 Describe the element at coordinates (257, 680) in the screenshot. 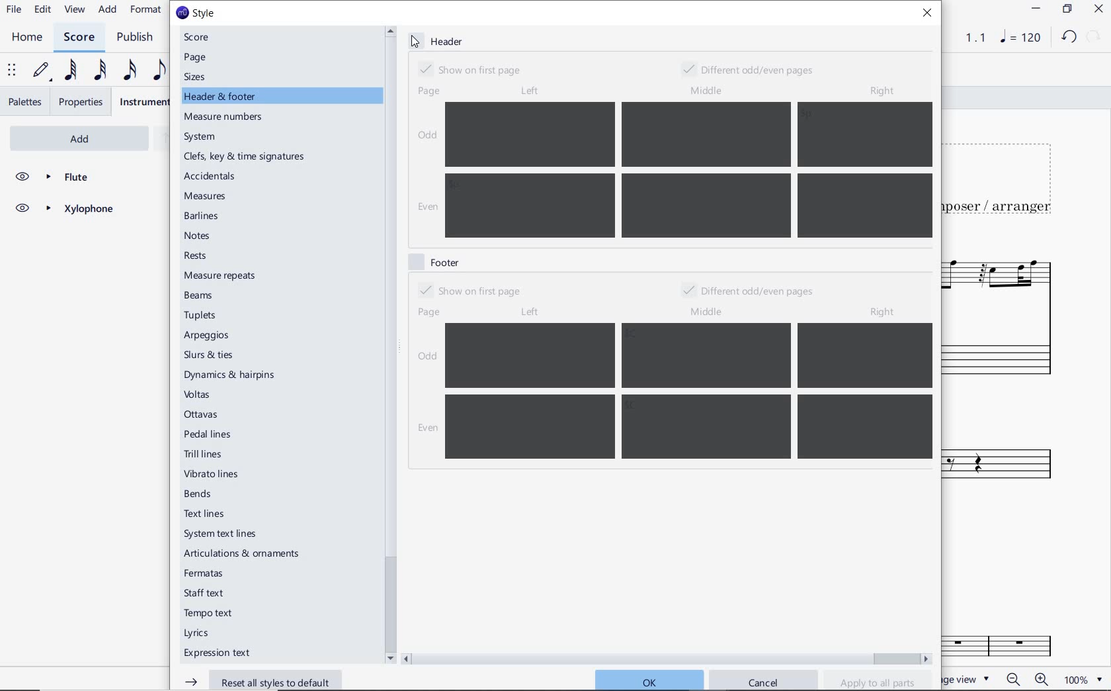

I see `reset all styles to default` at that location.